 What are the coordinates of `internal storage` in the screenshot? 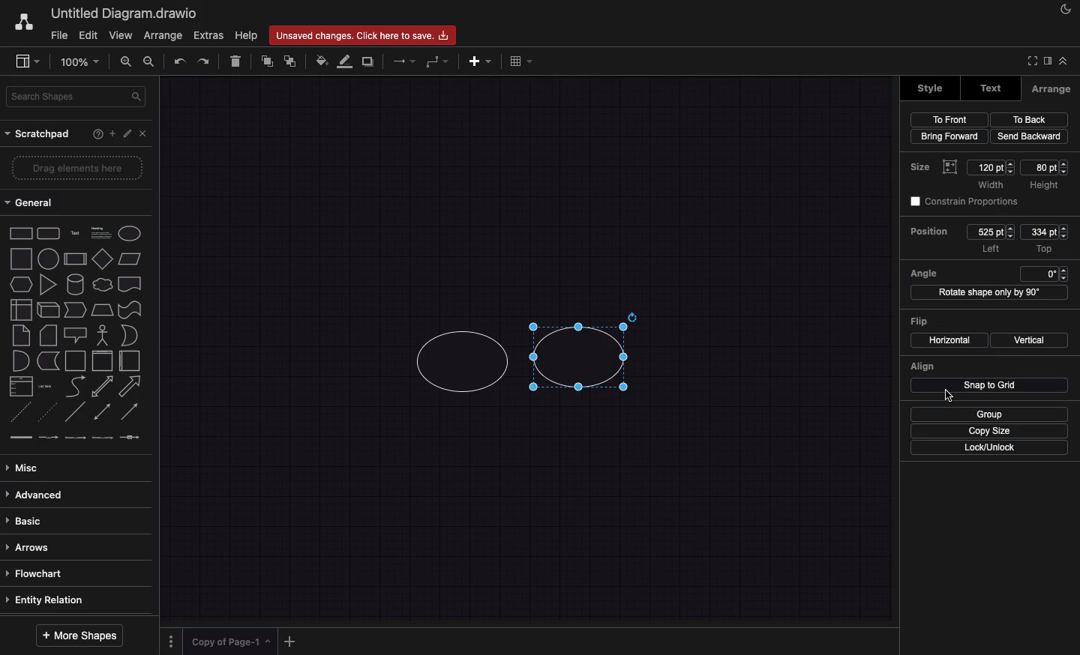 It's located at (21, 309).